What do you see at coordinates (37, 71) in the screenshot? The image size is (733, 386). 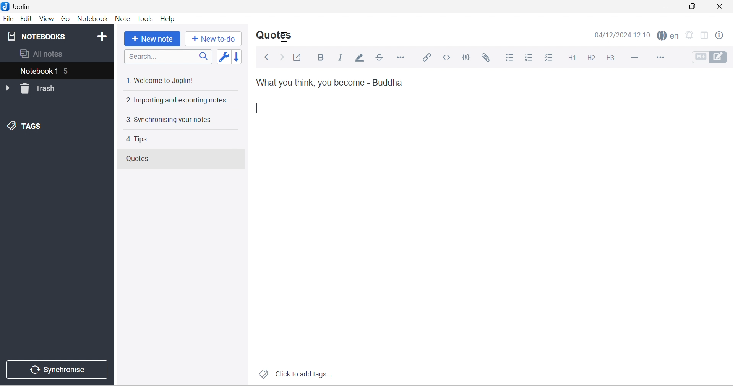 I see `Notebook 1` at bounding box center [37, 71].